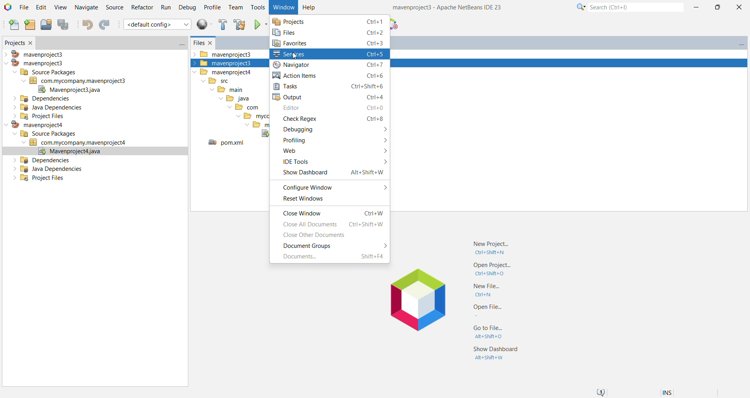 The height and width of the screenshot is (398, 750). Describe the element at coordinates (95, 151) in the screenshot. I see `Mavenproject.java` at that location.